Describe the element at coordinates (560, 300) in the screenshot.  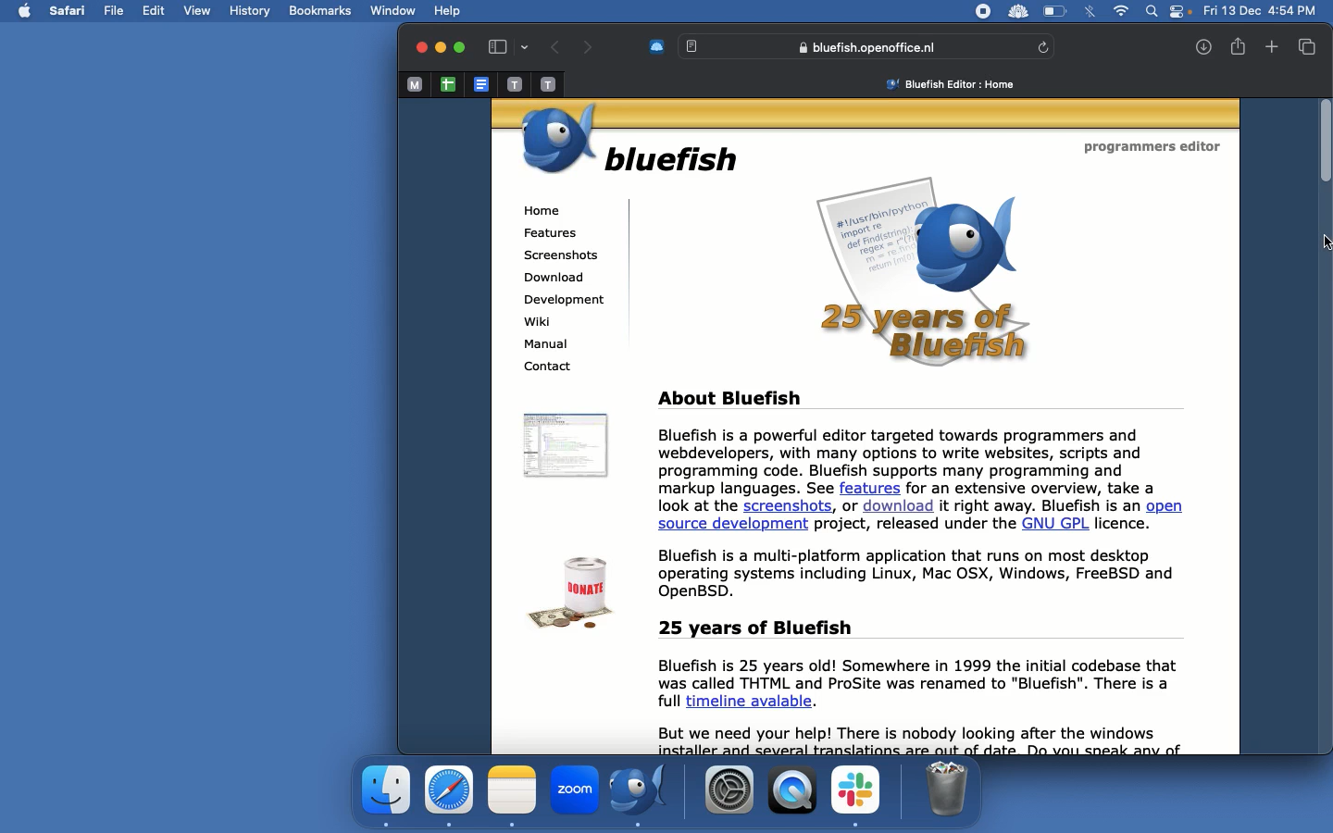
I see `Development` at that location.